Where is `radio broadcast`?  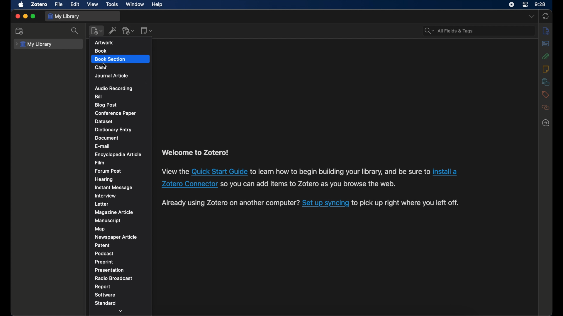 radio broadcast is located at coordinates (114, 279).